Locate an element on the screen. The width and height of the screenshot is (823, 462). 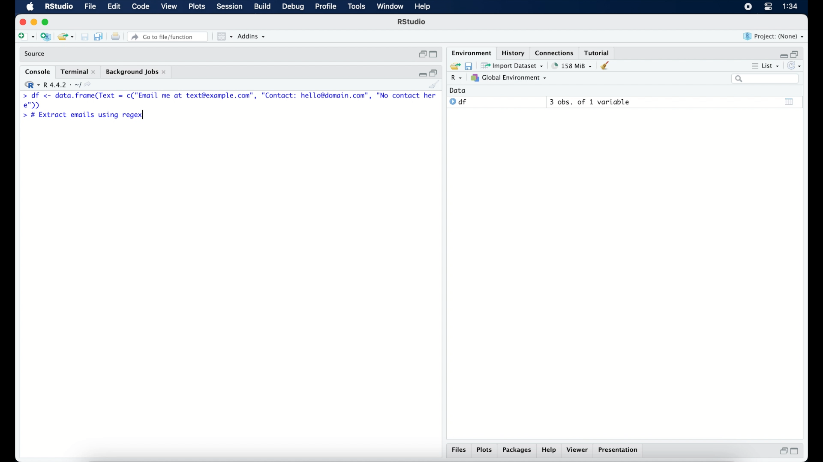
restore down is located at coordinates (783, 452).